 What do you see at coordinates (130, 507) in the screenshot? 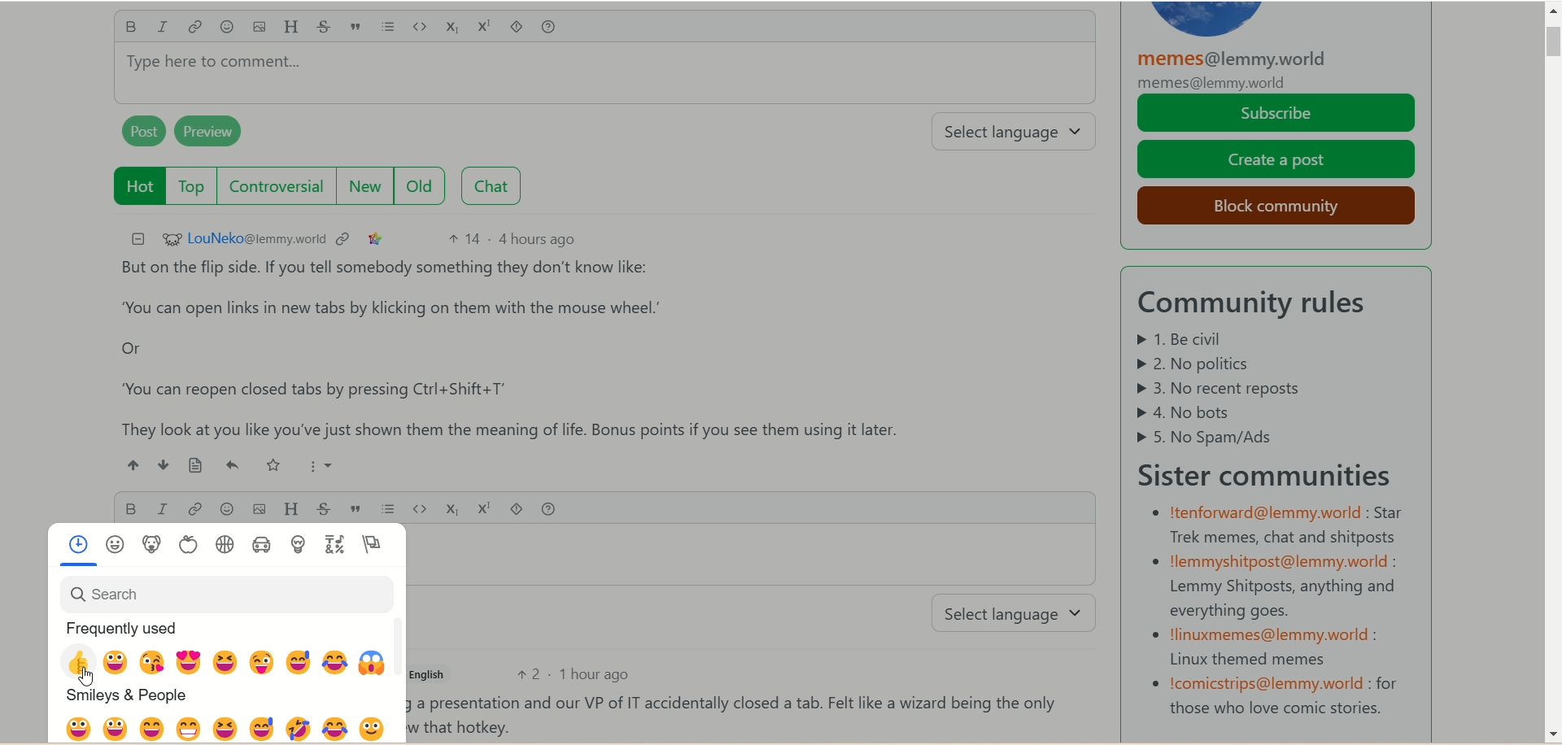
I see `bold` at bounding box center [130, 507].